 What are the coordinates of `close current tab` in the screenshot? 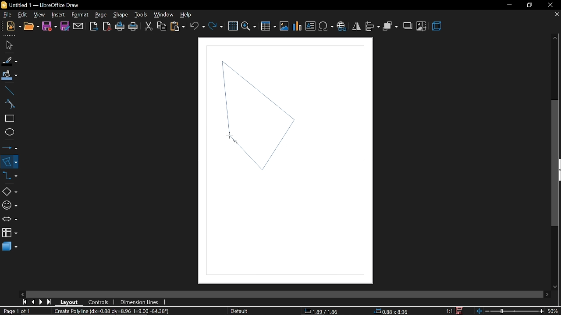 It's located at (555, 15).